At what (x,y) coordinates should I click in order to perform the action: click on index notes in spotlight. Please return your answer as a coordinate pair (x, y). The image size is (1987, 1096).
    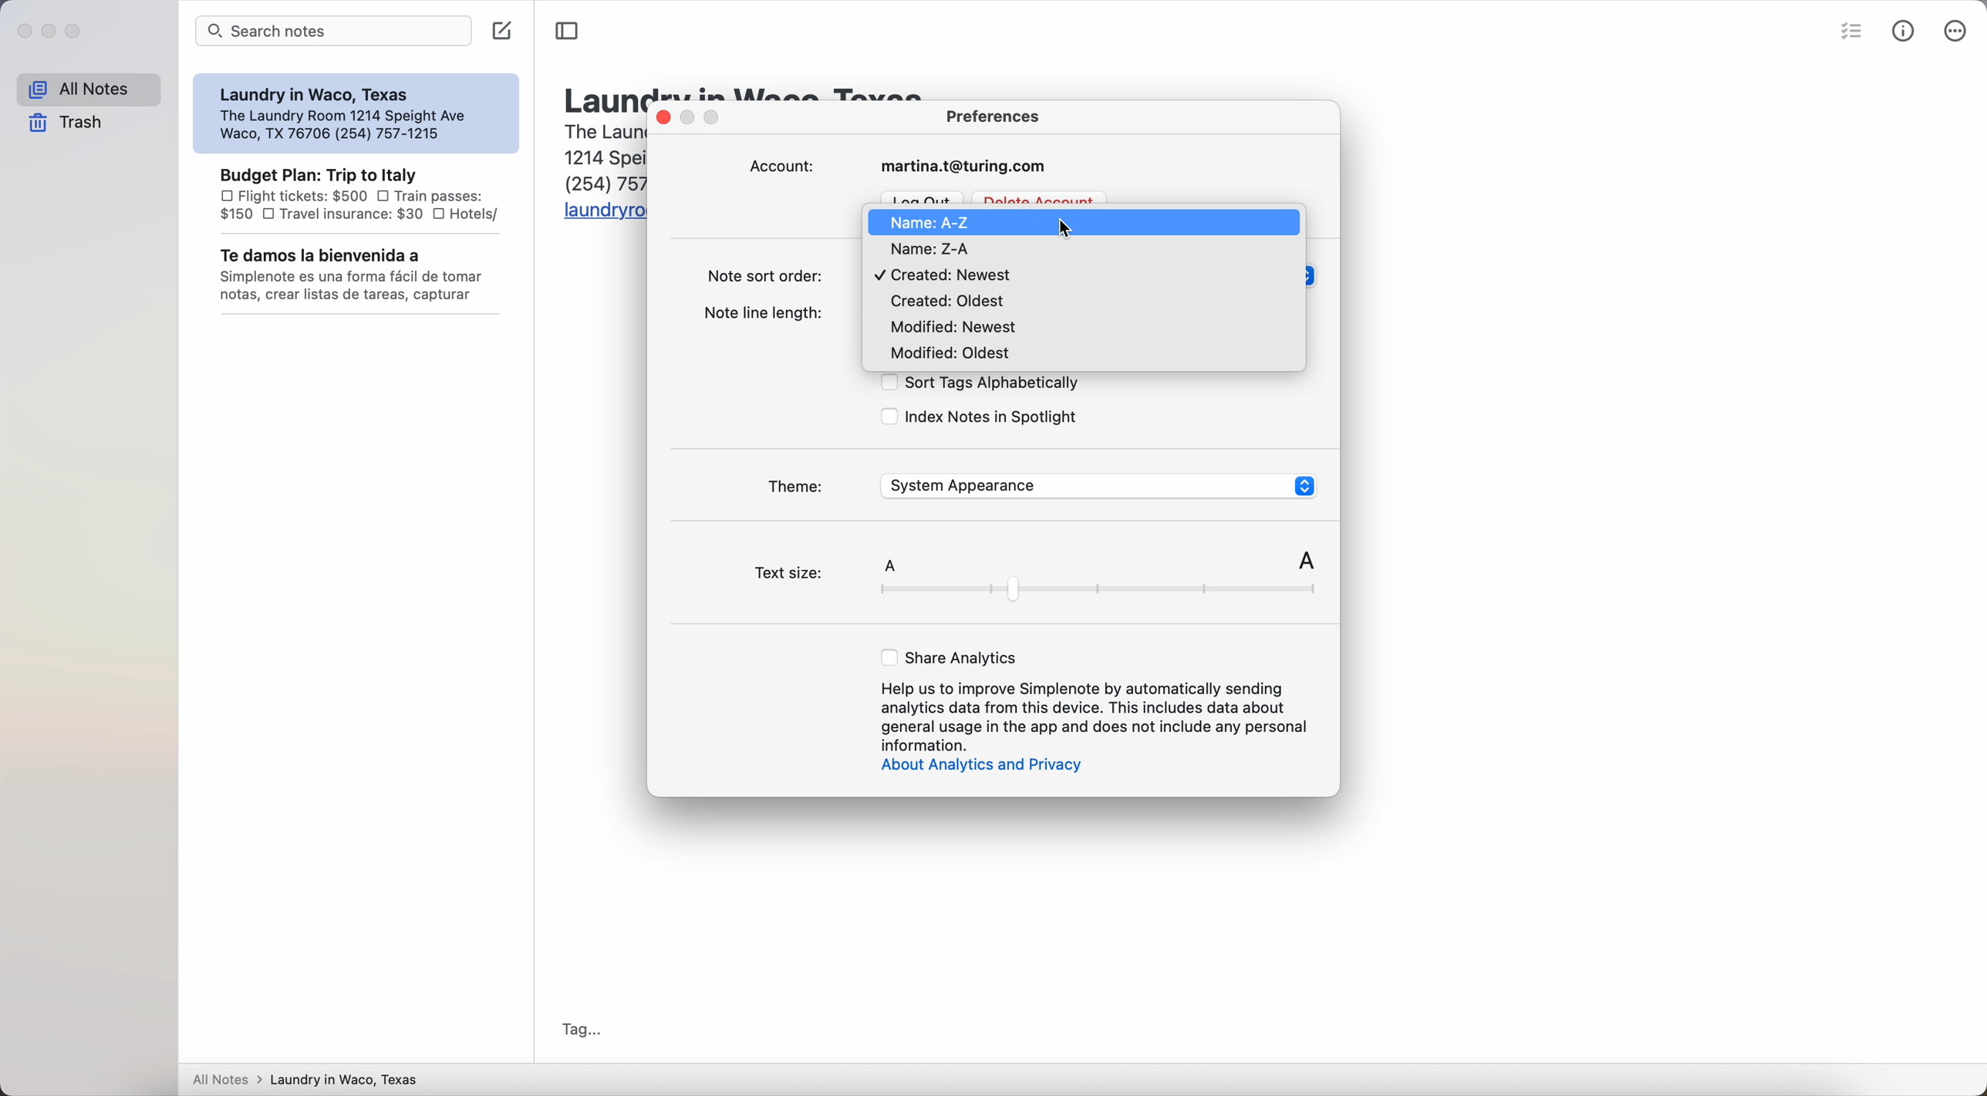
    Looking at the image, I should click on (980, 418).